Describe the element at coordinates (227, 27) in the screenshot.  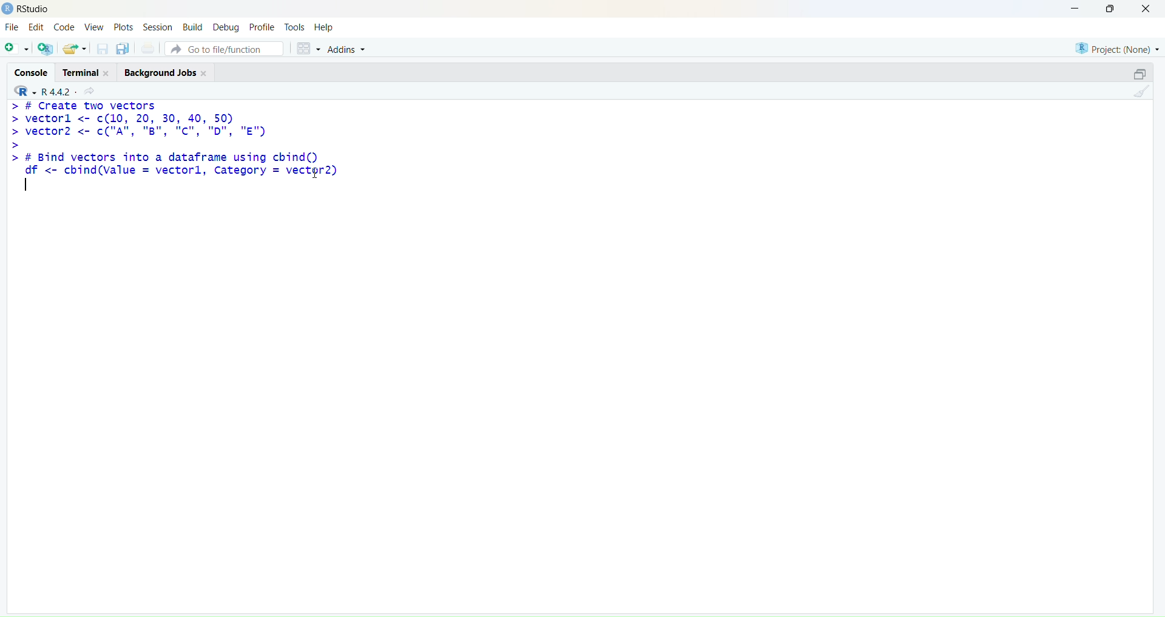
I see `Debug` at that location.